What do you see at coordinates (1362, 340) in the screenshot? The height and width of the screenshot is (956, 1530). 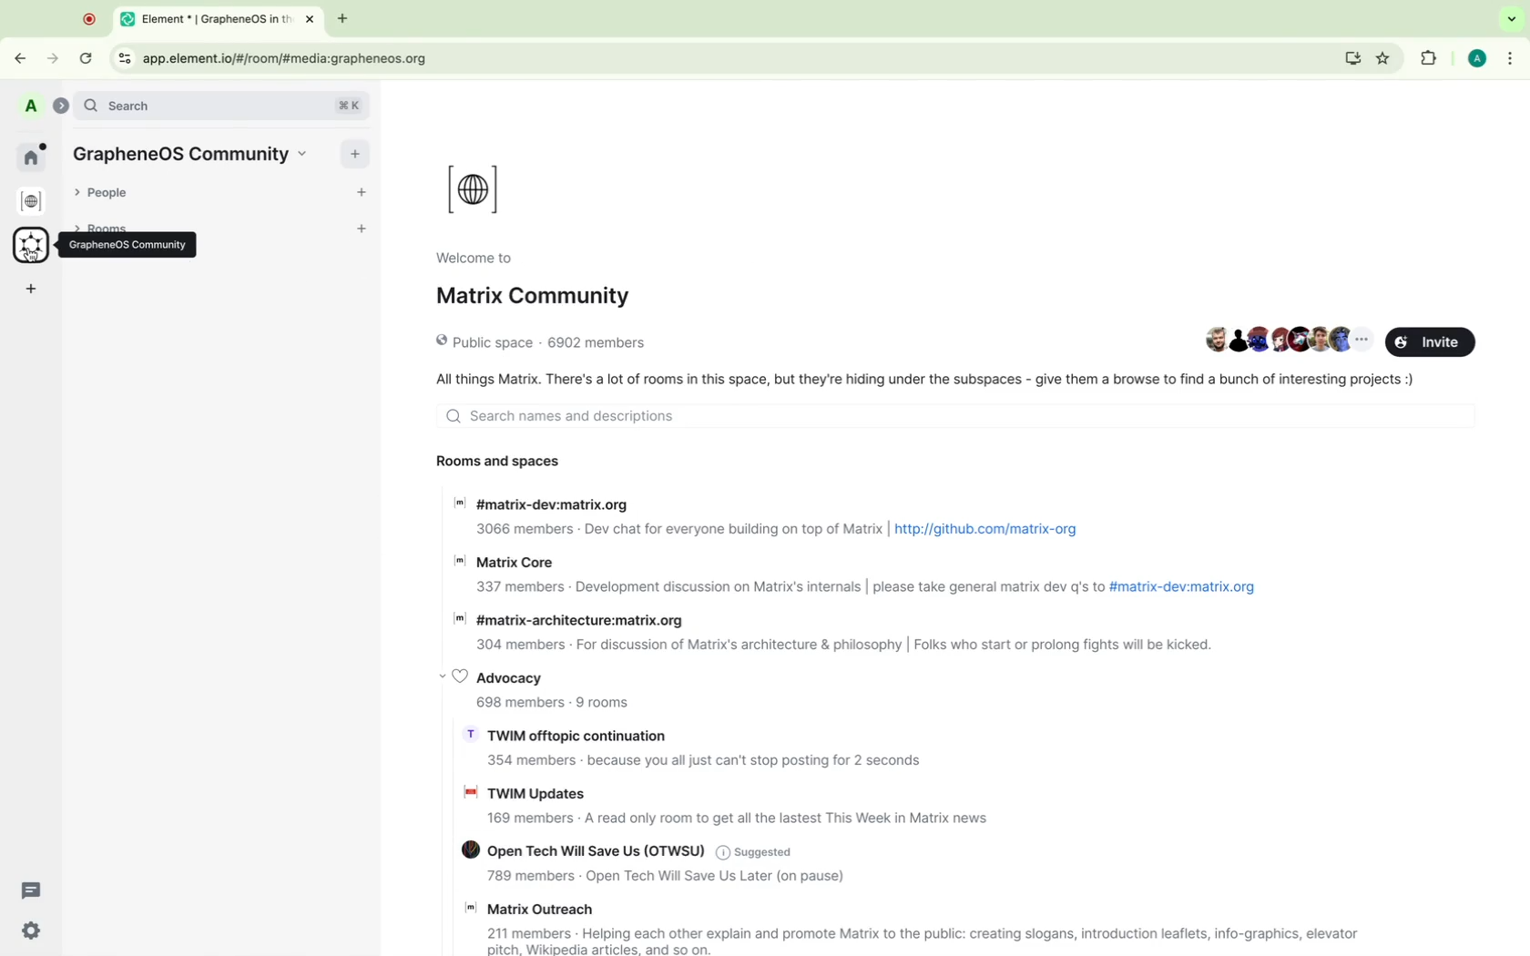 I see `view more` at bounding box center [1362, 340].